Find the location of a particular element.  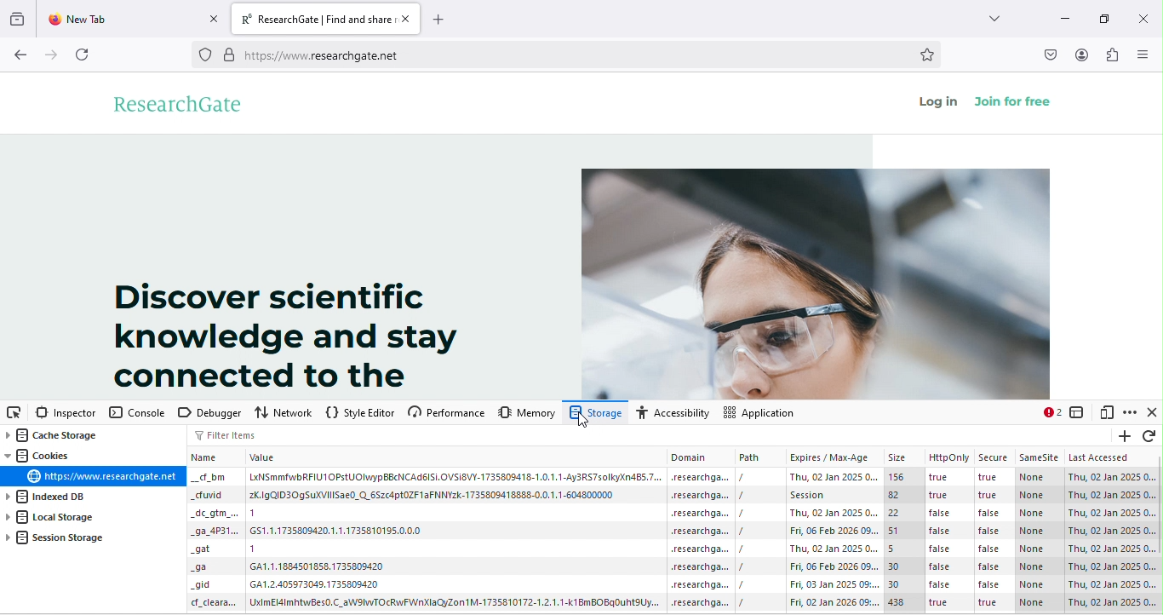

domain is located at coordinates (700, 567).